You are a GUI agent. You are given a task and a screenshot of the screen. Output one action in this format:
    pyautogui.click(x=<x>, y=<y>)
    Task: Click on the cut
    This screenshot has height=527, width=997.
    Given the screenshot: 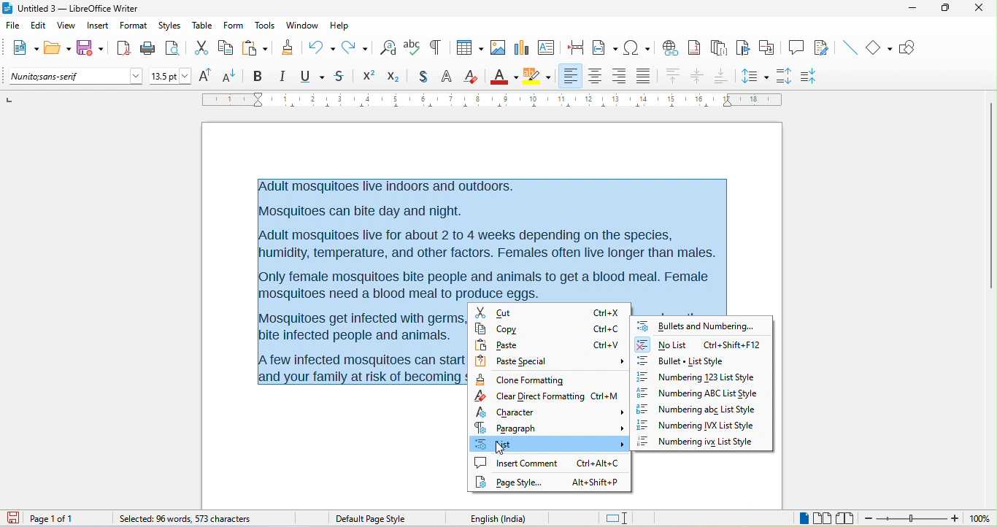 What is the action you would take?
    pyautogui.click(x=550, y=312)
    